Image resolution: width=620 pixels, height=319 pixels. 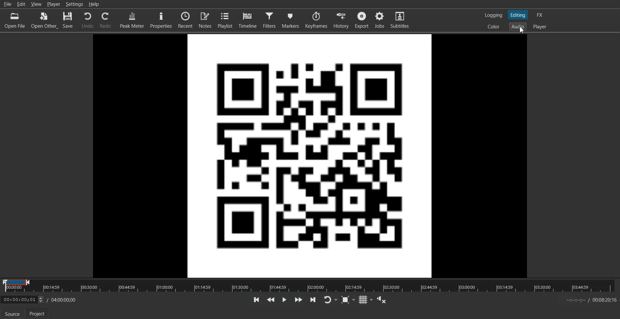 I want to click on Peak Meter, so click(x=132, y=20).